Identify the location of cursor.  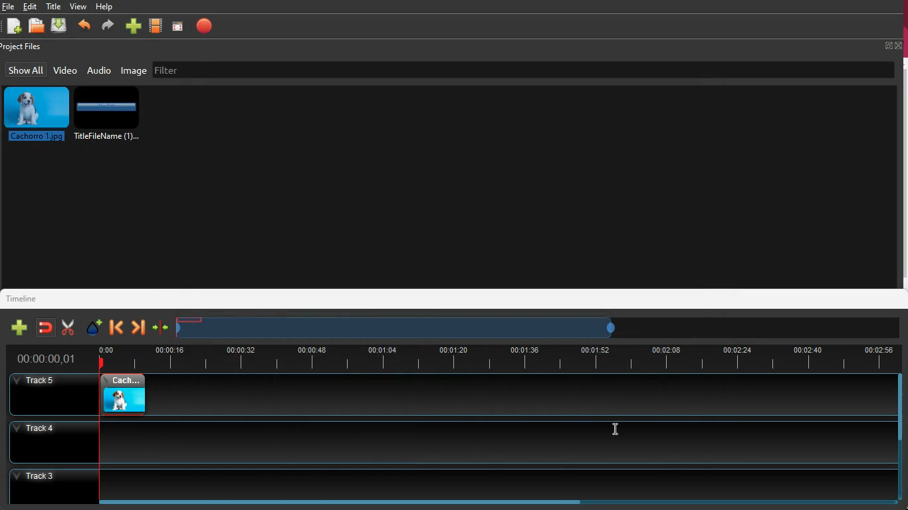
(617, 430).